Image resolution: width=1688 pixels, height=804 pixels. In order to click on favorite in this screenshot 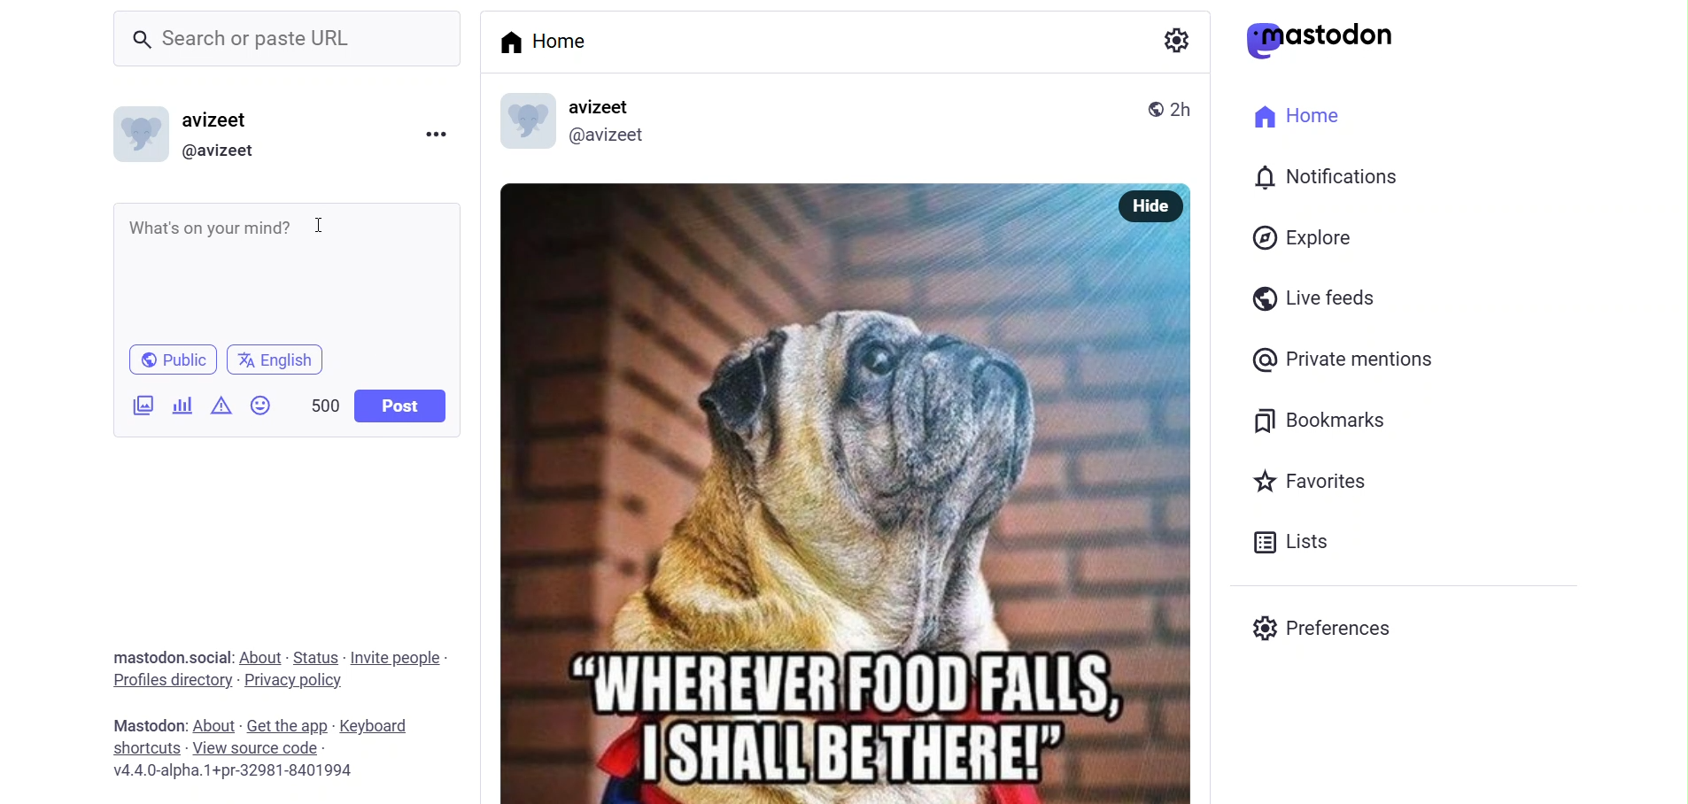, I will do `click(1314, 481)`.